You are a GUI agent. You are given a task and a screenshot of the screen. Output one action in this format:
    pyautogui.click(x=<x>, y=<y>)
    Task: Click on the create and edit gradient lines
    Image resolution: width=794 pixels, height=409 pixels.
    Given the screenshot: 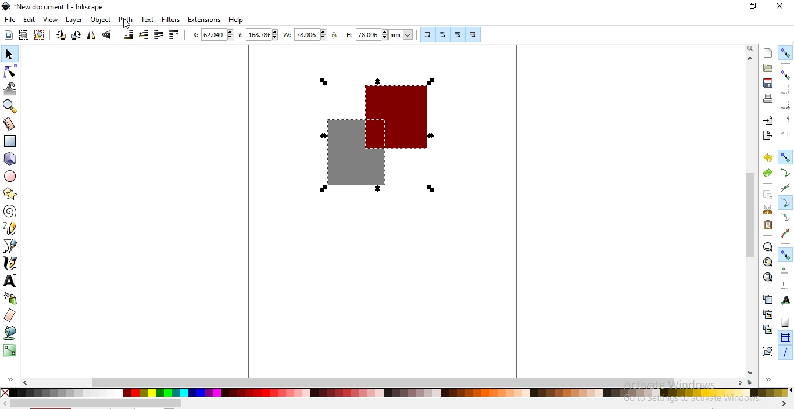 What is the action you would take?
    pyautogui.click(x=9, y=349)
    